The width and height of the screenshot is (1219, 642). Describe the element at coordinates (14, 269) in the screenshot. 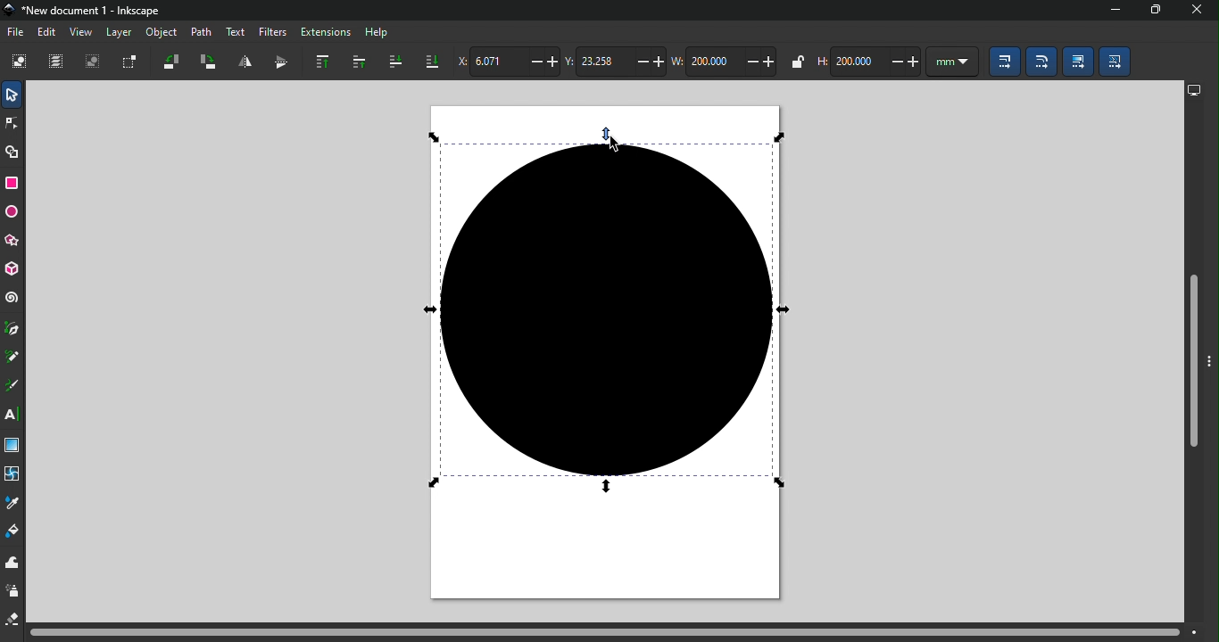

I see `3D box tool` at that location.